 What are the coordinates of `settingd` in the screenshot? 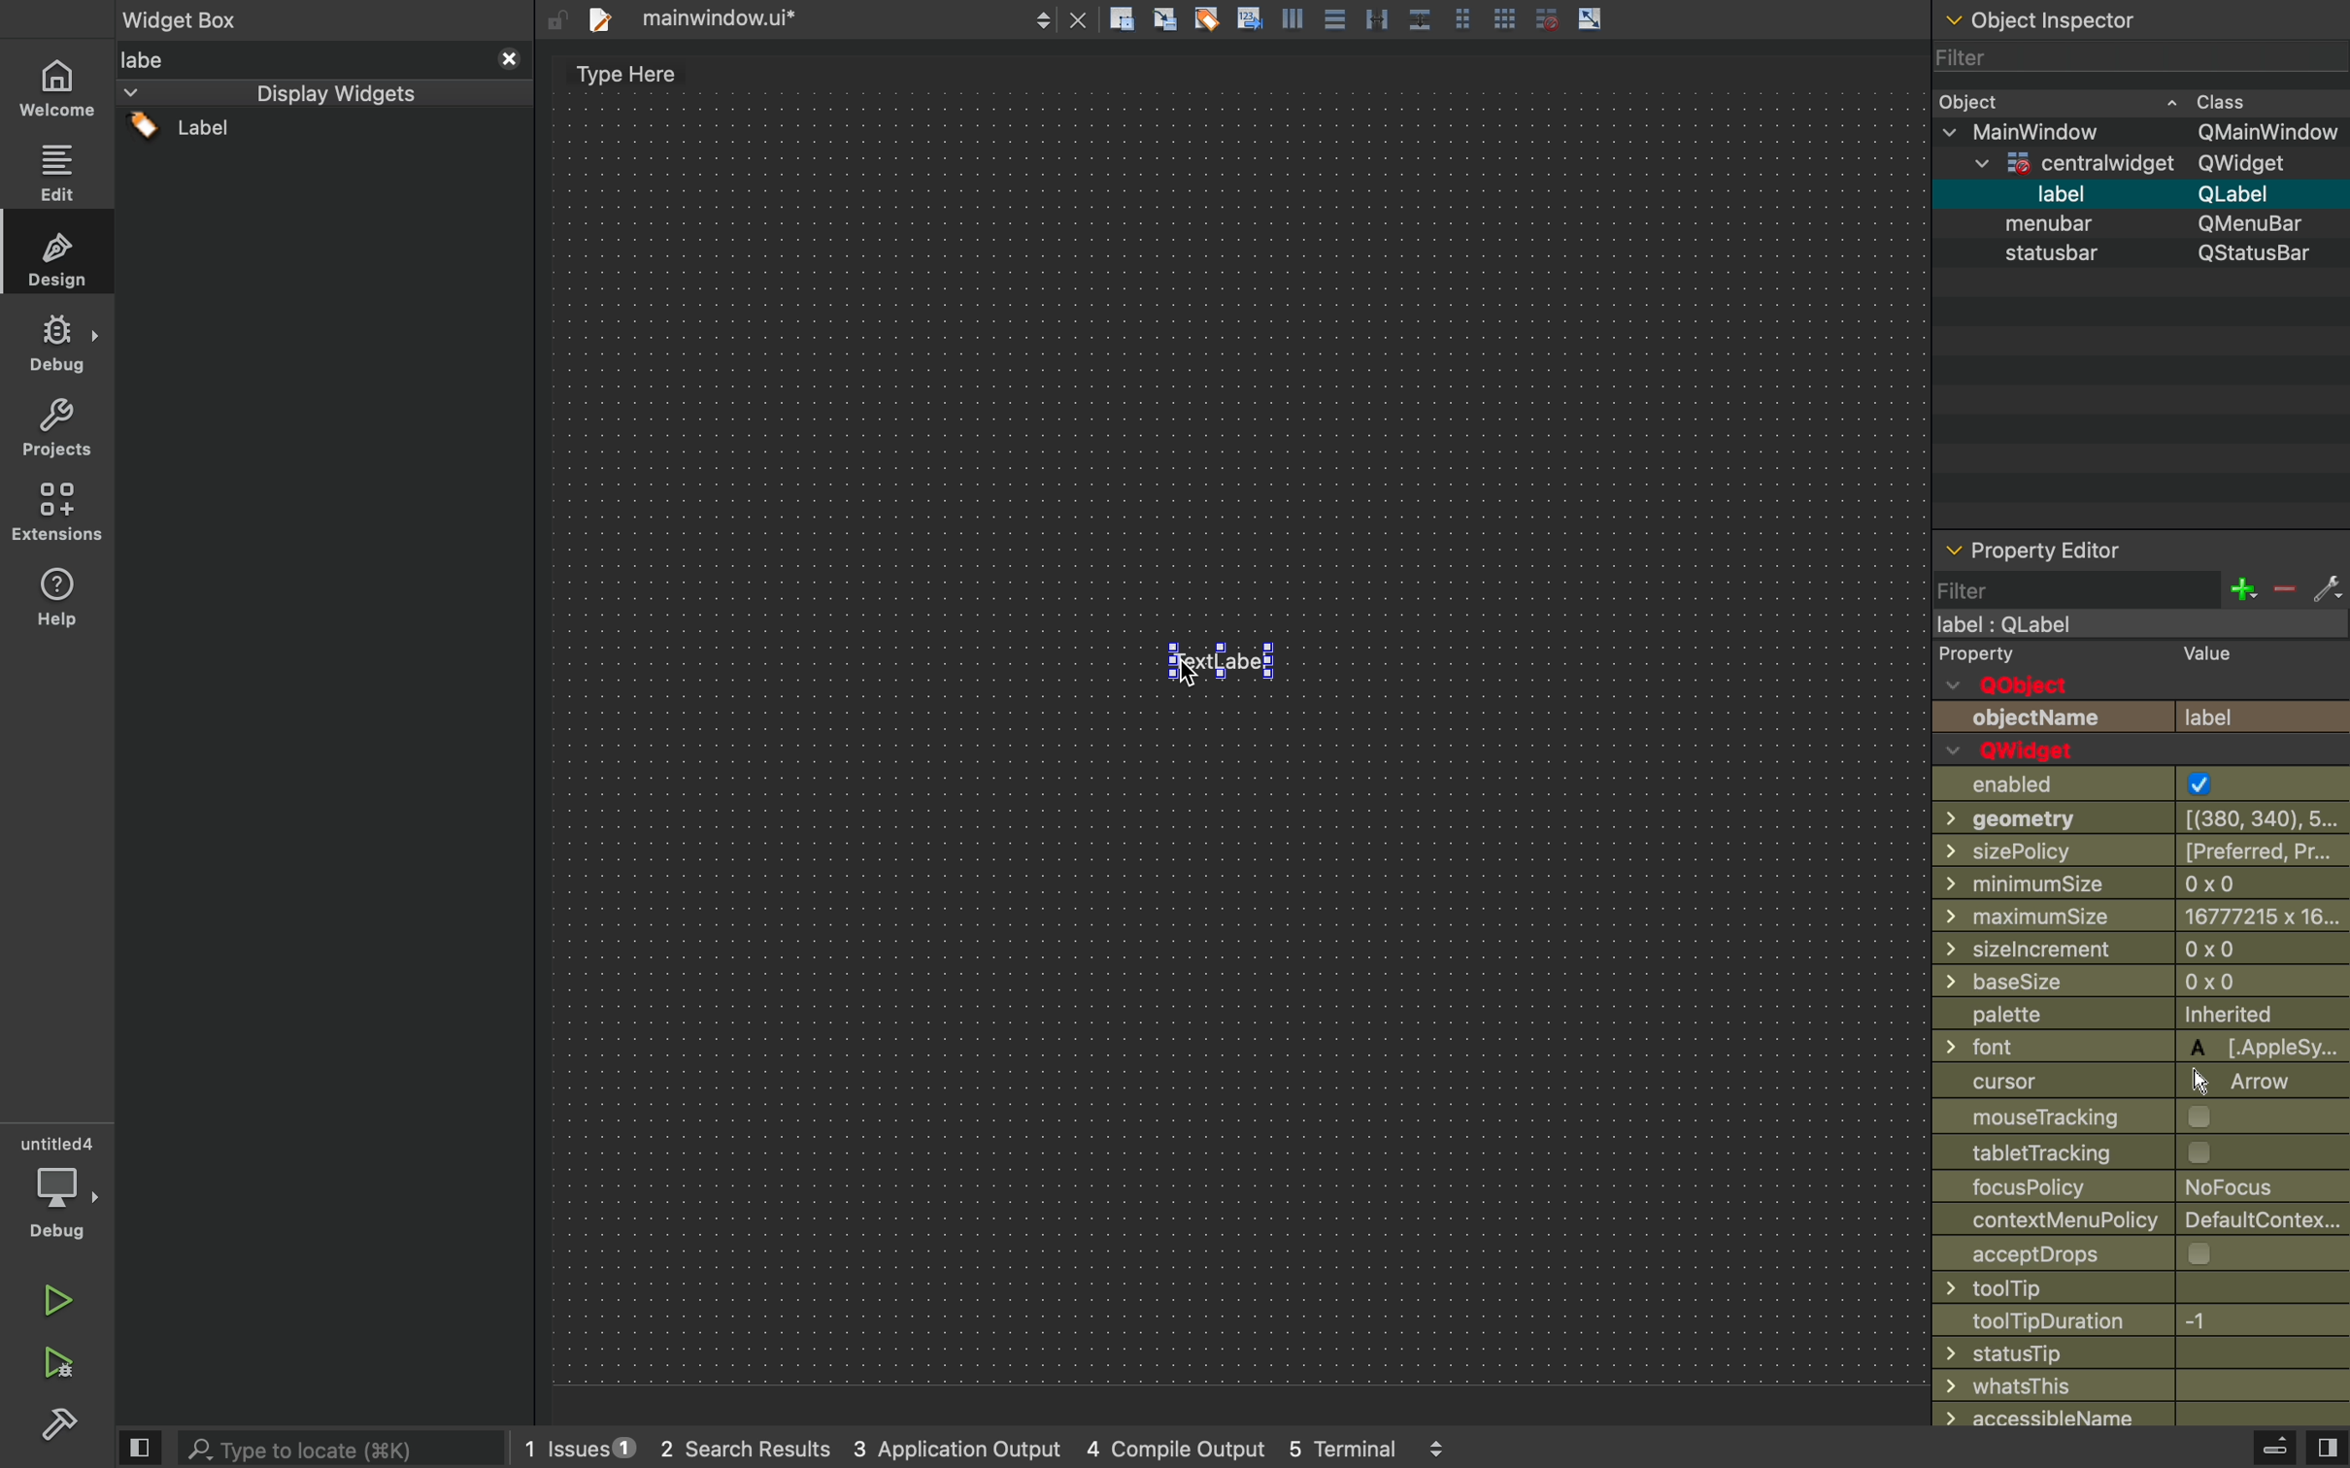 It's located at (50, 1426).